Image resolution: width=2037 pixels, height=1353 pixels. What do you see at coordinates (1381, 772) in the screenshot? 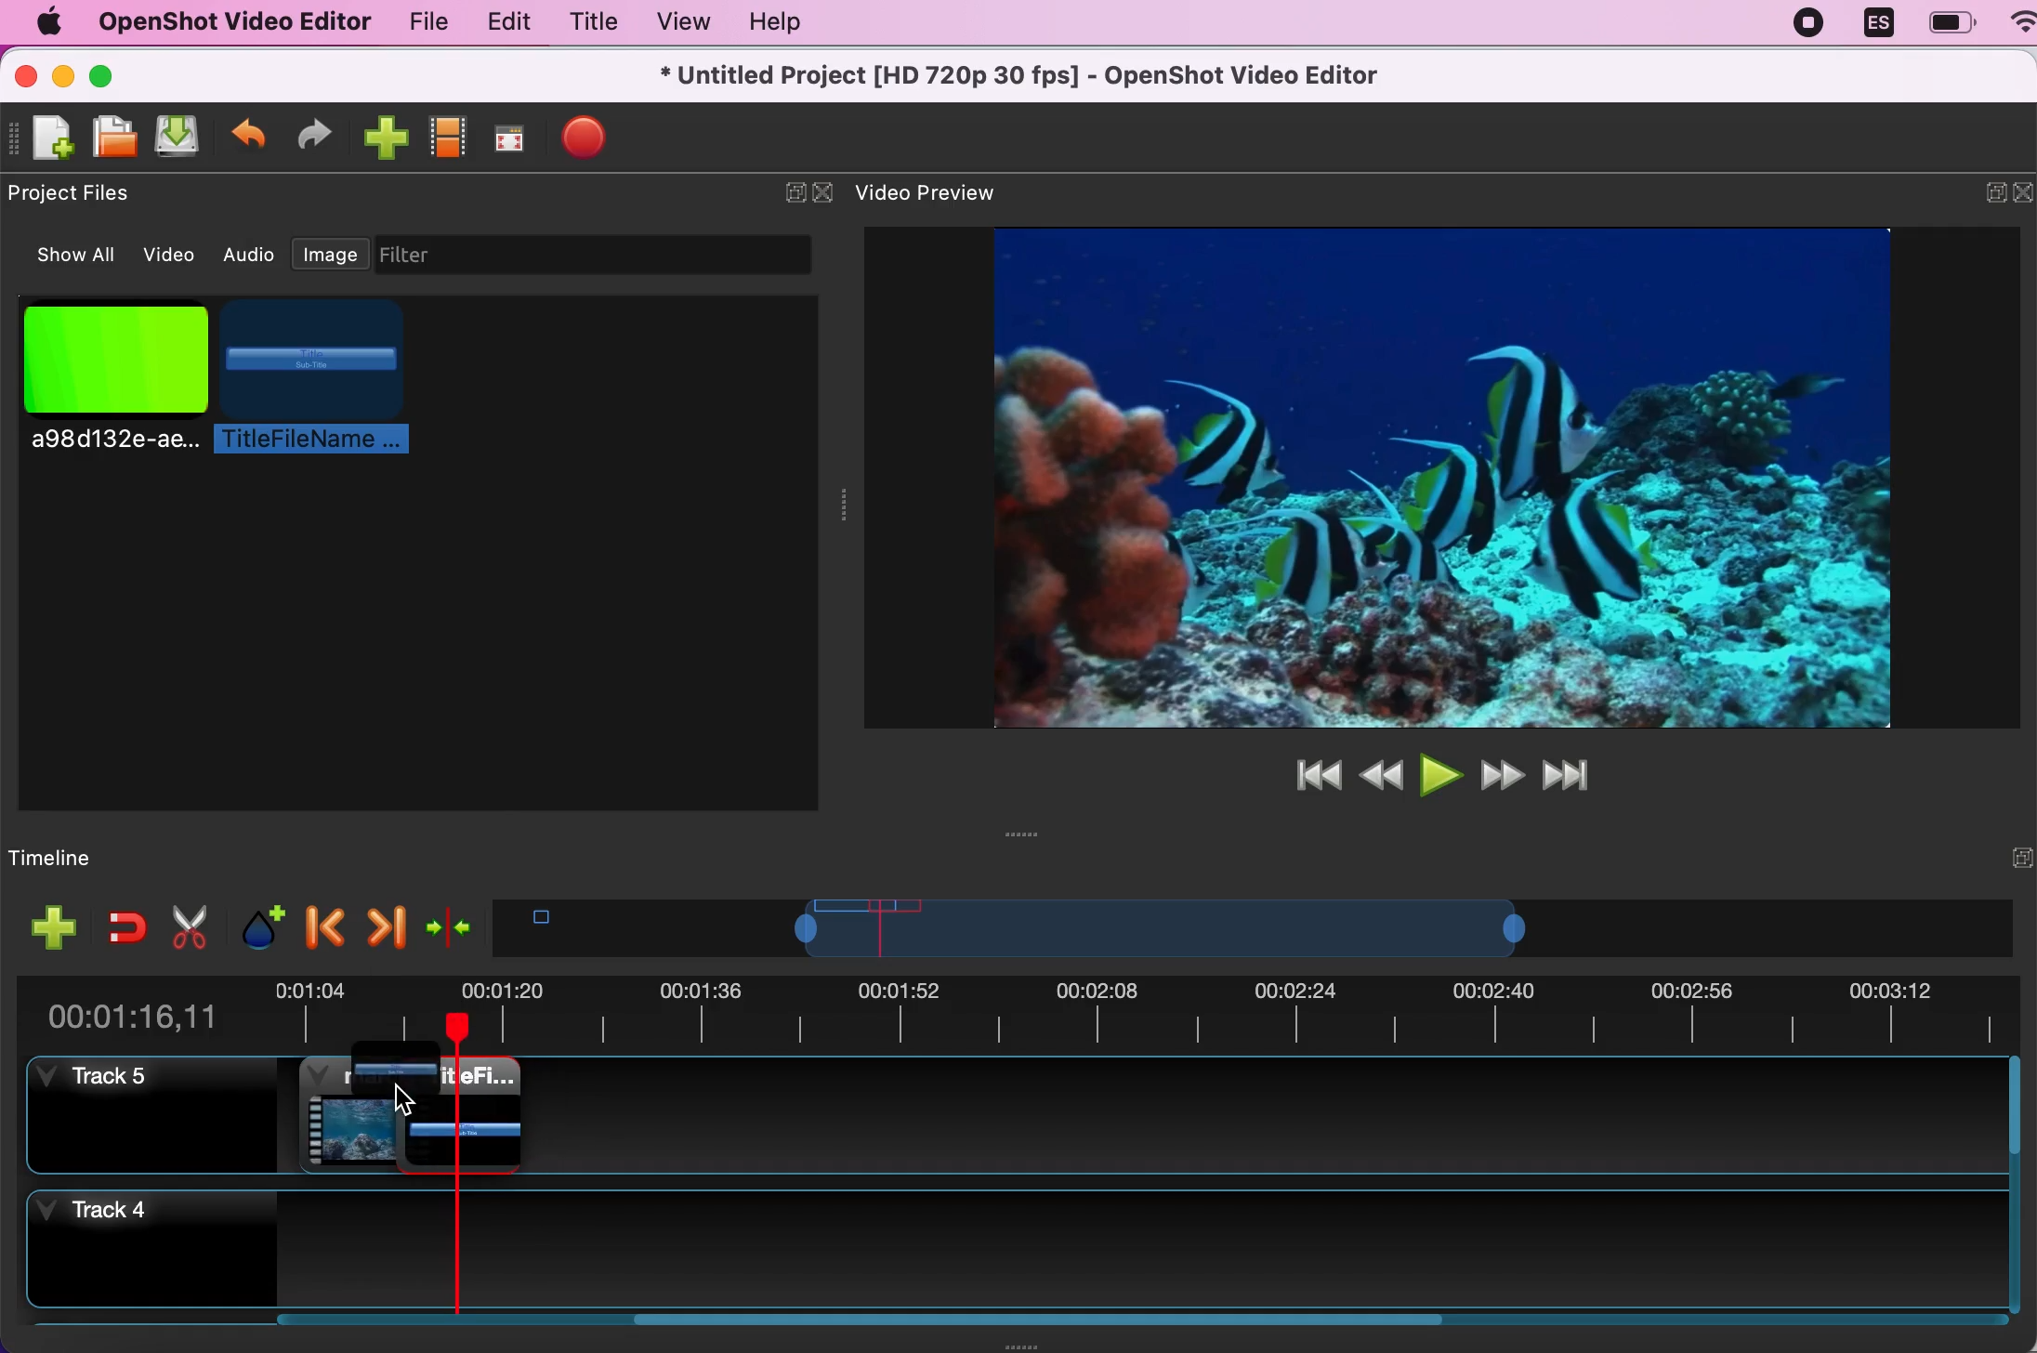
I see `rewind` at bounding box center [1381, 772].